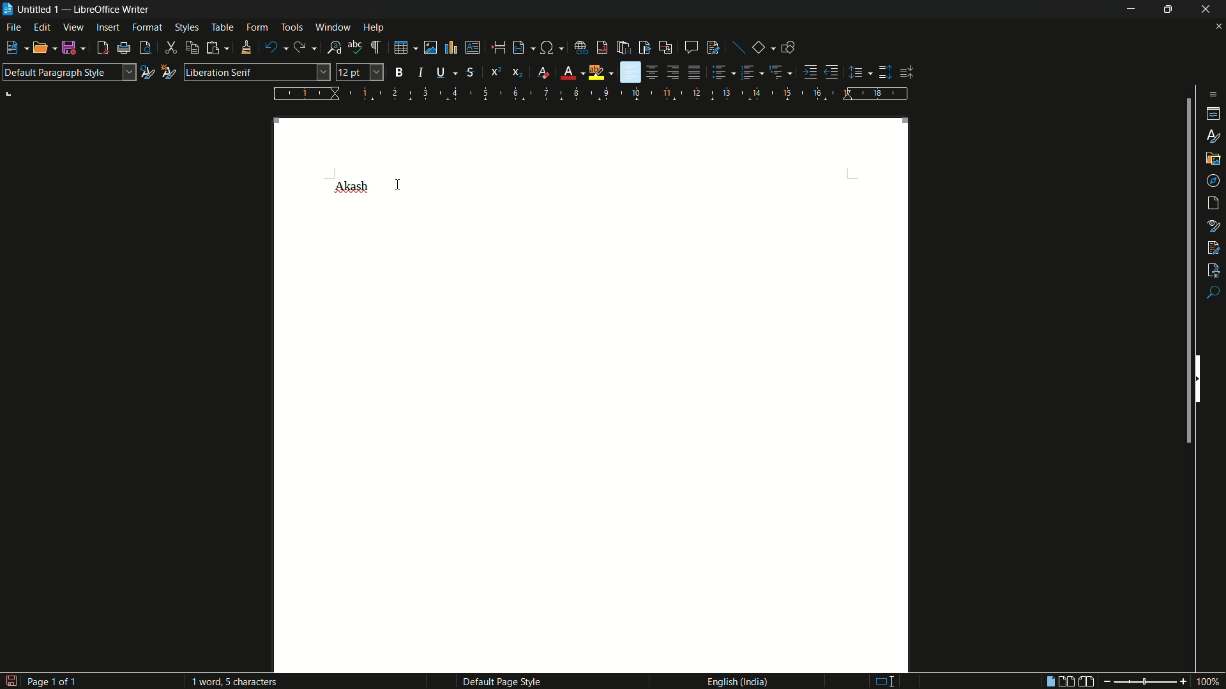 The width and height of the screenshot is (1226, 689). I want to click on insert footnote, so click(603, 47).